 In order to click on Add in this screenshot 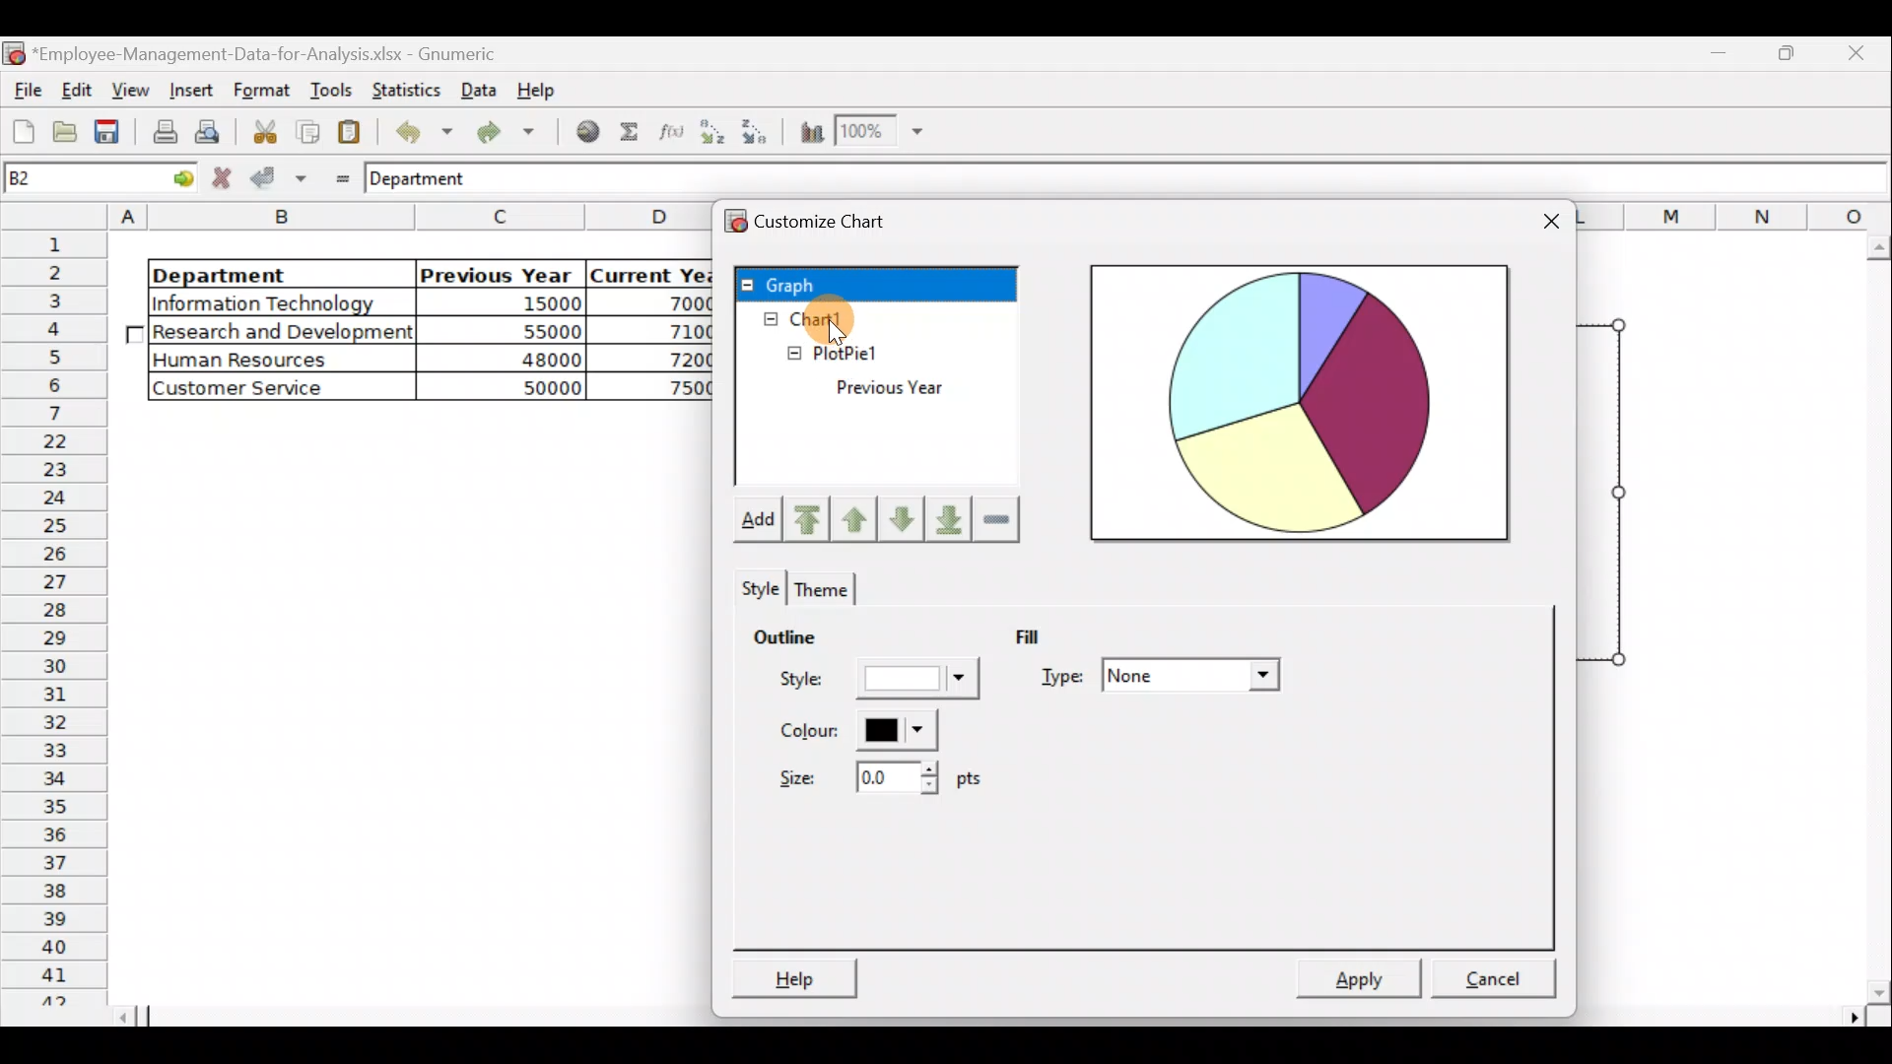, I will do `click(751, 515)`.